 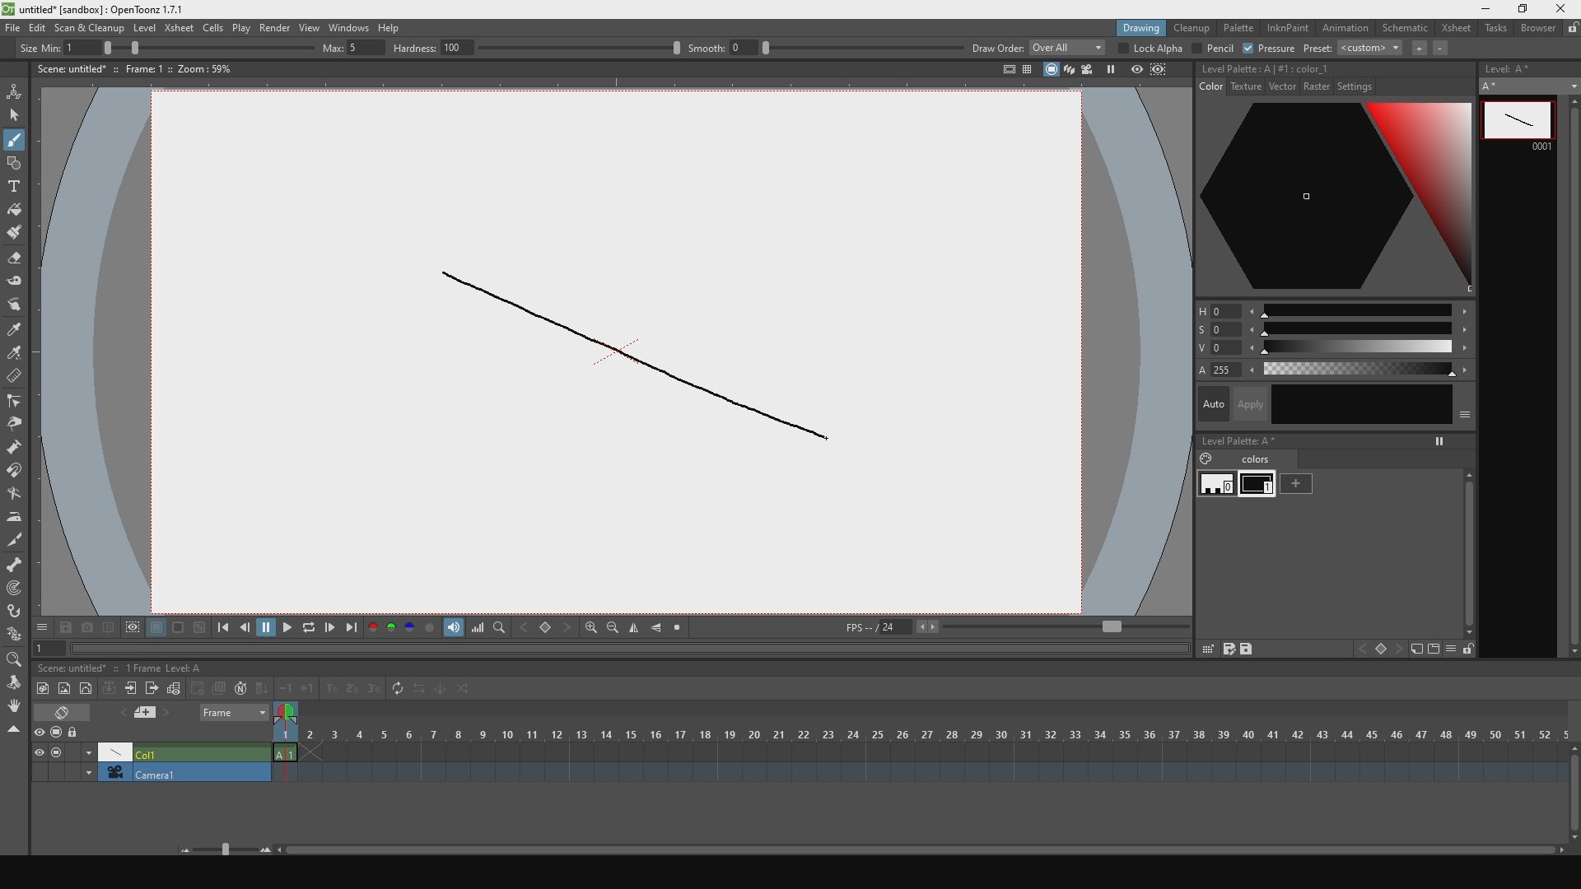 I want to click on brush, so click(x=16, y=233).